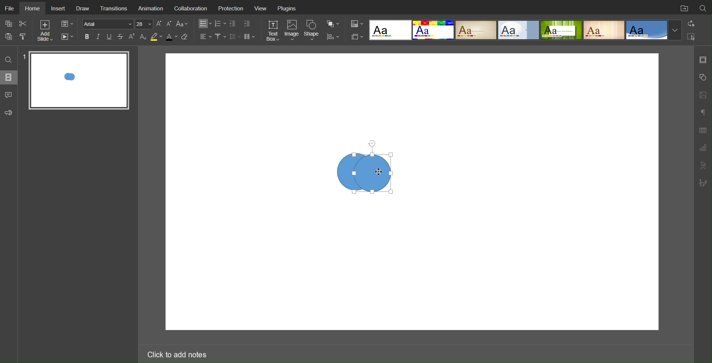 The image size is (712, 363). I want to click on Underline, so click(110, 37).